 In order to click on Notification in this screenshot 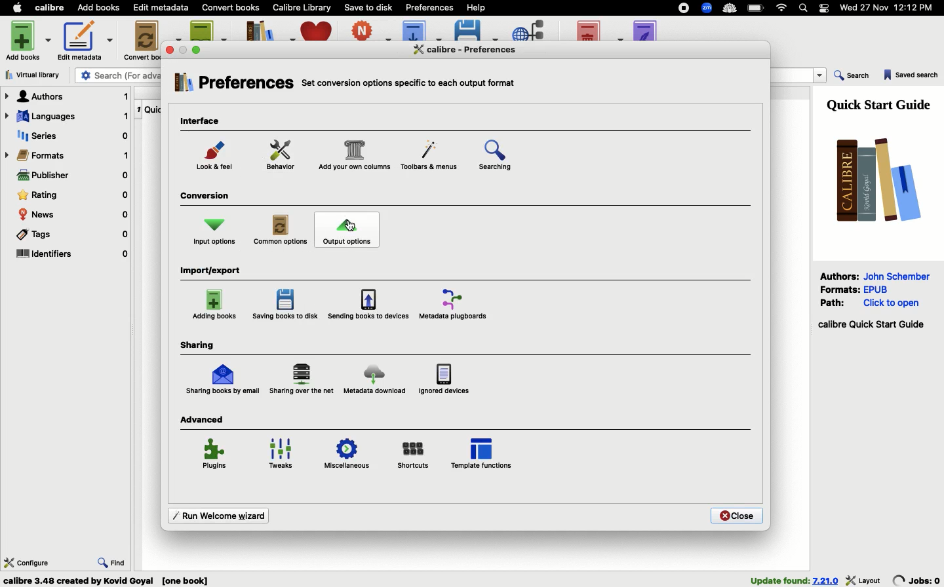, I will do `click(825, 8)`.